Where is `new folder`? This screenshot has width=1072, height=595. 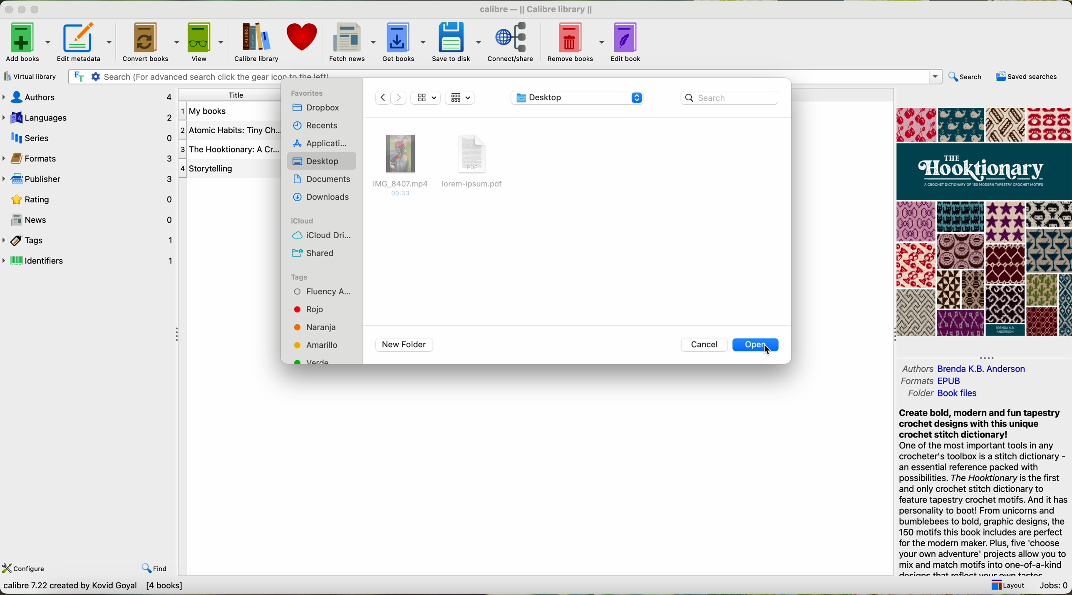 new folder is located at coordinates (404, 345).